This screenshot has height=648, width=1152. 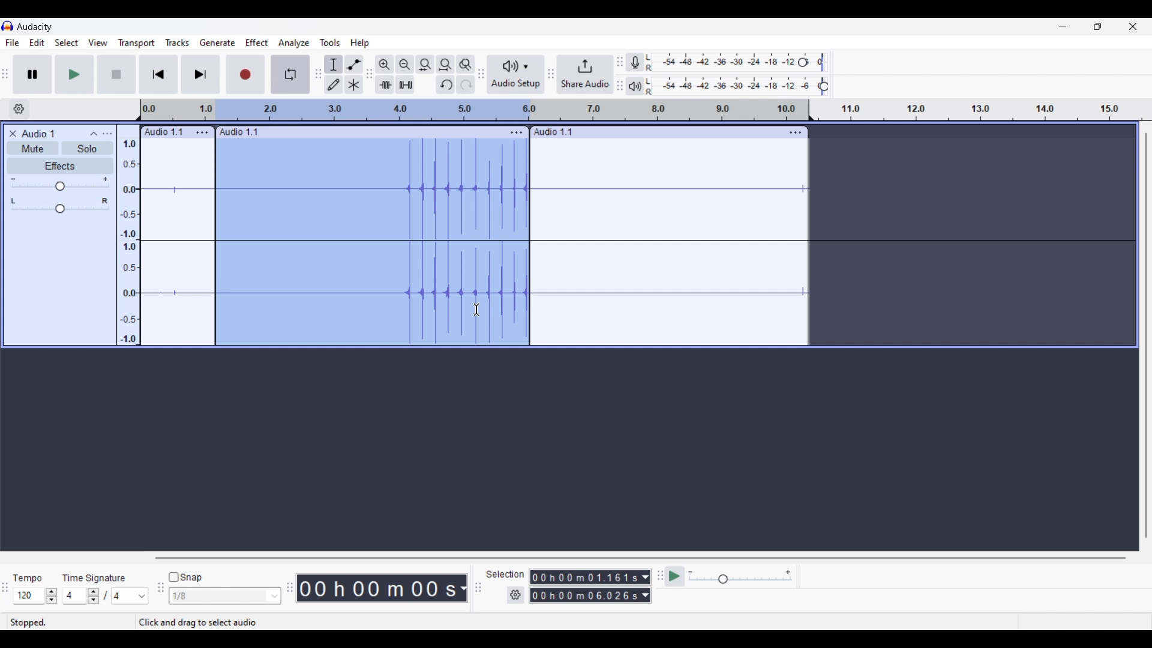 I want to click on Scale, so click(x=511, y=110).